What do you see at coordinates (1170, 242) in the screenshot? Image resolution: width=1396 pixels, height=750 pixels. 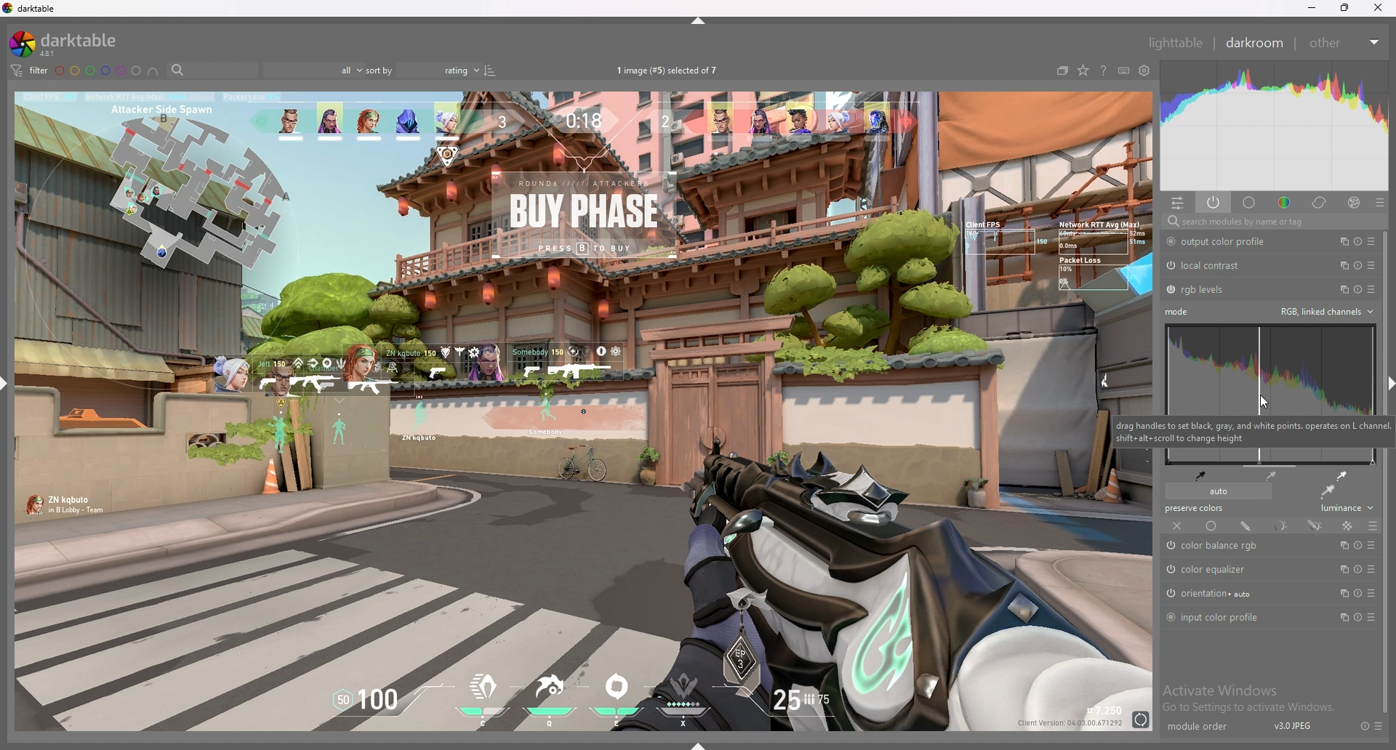 I see `switched on` at bounding box center [1170, 242].